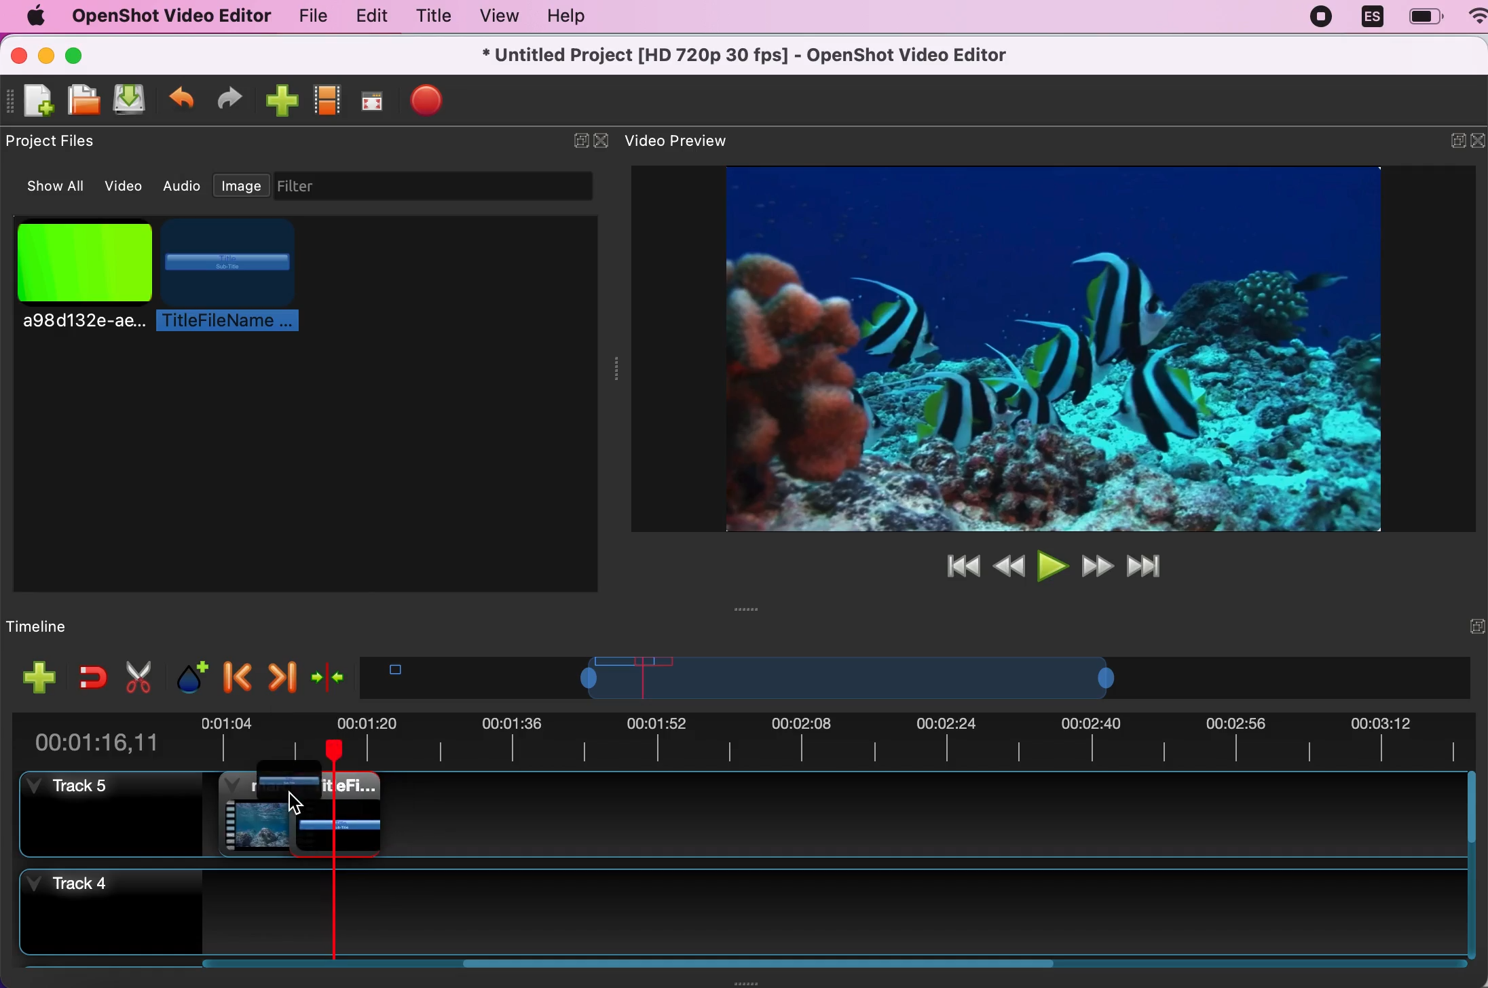 Image resolution: width=1488 pixels, height=988 pixels. I want to click on center the timeline, so click(327, 674).